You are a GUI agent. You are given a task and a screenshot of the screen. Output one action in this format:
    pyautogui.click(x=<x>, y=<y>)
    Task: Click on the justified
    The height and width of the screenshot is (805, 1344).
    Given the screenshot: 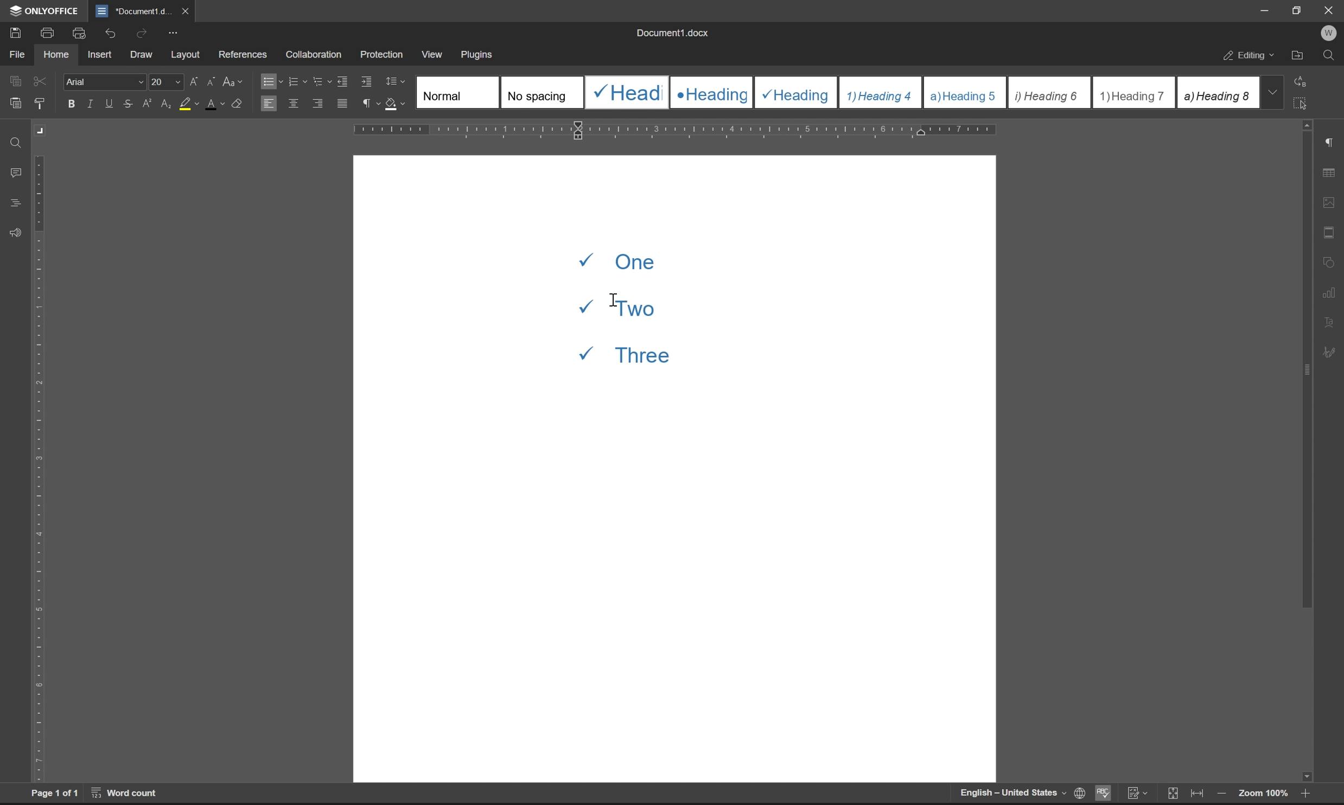 What is the action you would take?
    pyautogui.click(x=343, y=104)
    